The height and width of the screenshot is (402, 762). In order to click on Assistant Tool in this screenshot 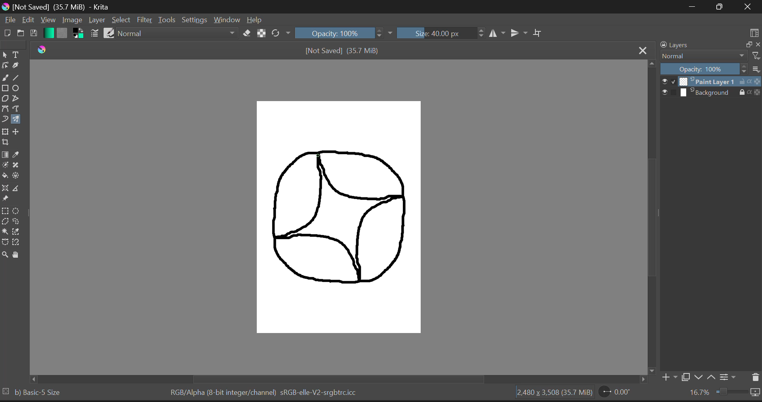, I will do `click(5, 188)`.